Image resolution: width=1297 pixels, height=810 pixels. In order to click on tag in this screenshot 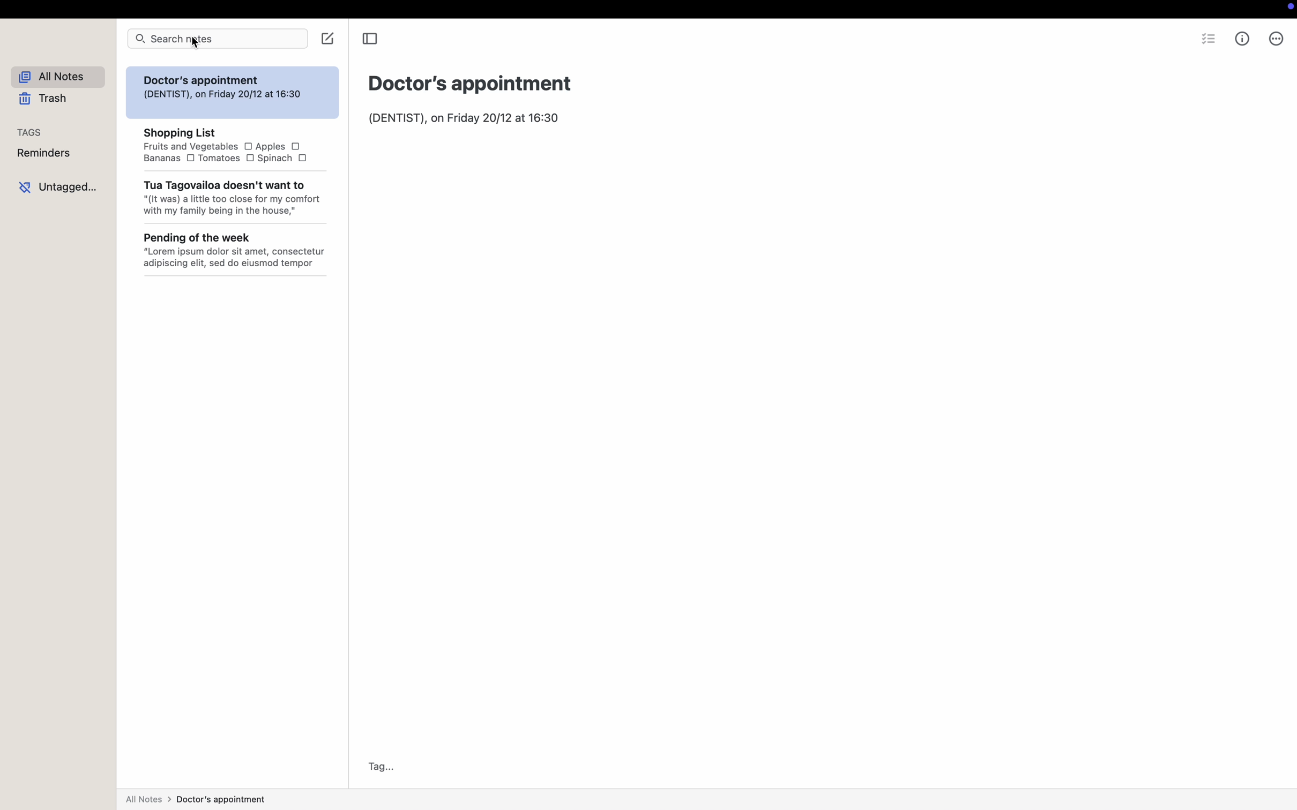, I will do `click(378, 767)`.